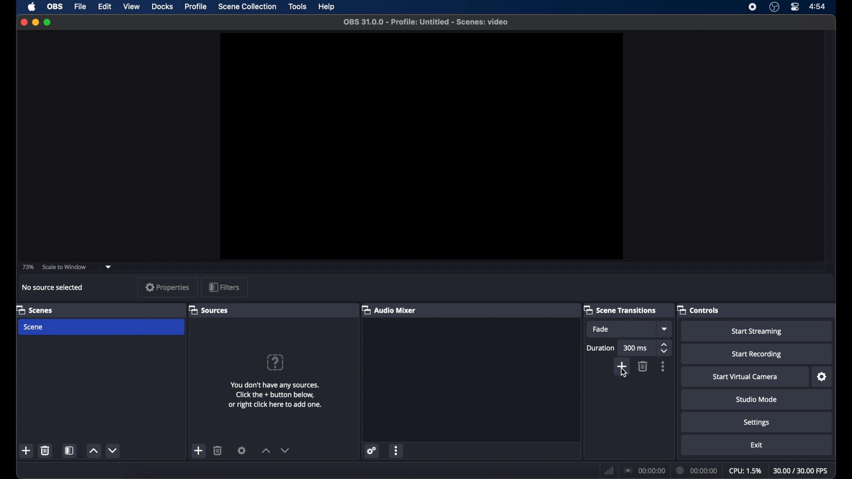 The height and width of the screenshot is (479, 852). I want to click on scene filters, so click(69, 450).